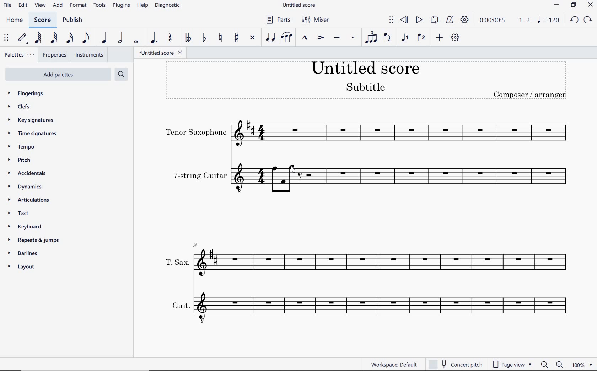 The image size is (597, 371). What do you see at coordinates (574, 5) in the screenshot?
I see `RESTORE DOWN` at bounding box center [574, 5].